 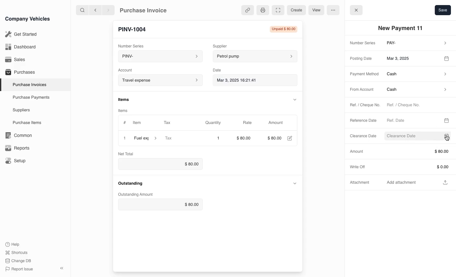 What do you see at coordinates (134, 194) in the screenshot?
I see `Outstanding Amount` at bounding box center [134, 194].